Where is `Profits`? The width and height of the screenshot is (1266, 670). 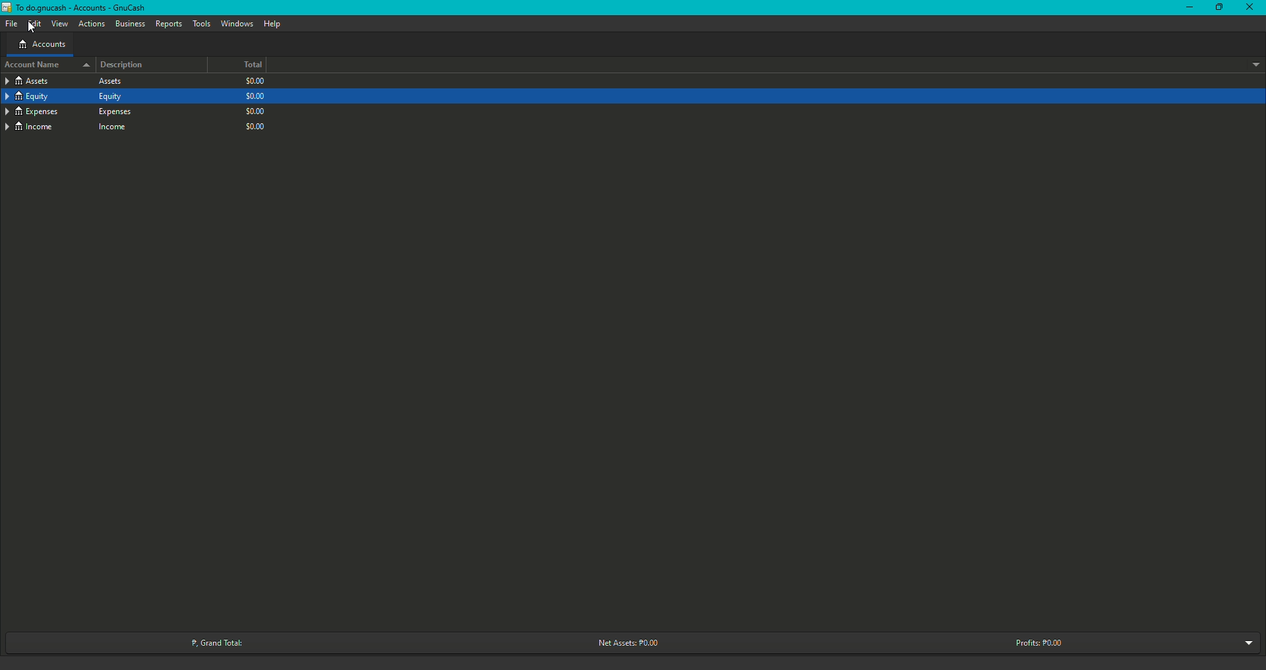
Profits is located at coordinates (1042, 642).